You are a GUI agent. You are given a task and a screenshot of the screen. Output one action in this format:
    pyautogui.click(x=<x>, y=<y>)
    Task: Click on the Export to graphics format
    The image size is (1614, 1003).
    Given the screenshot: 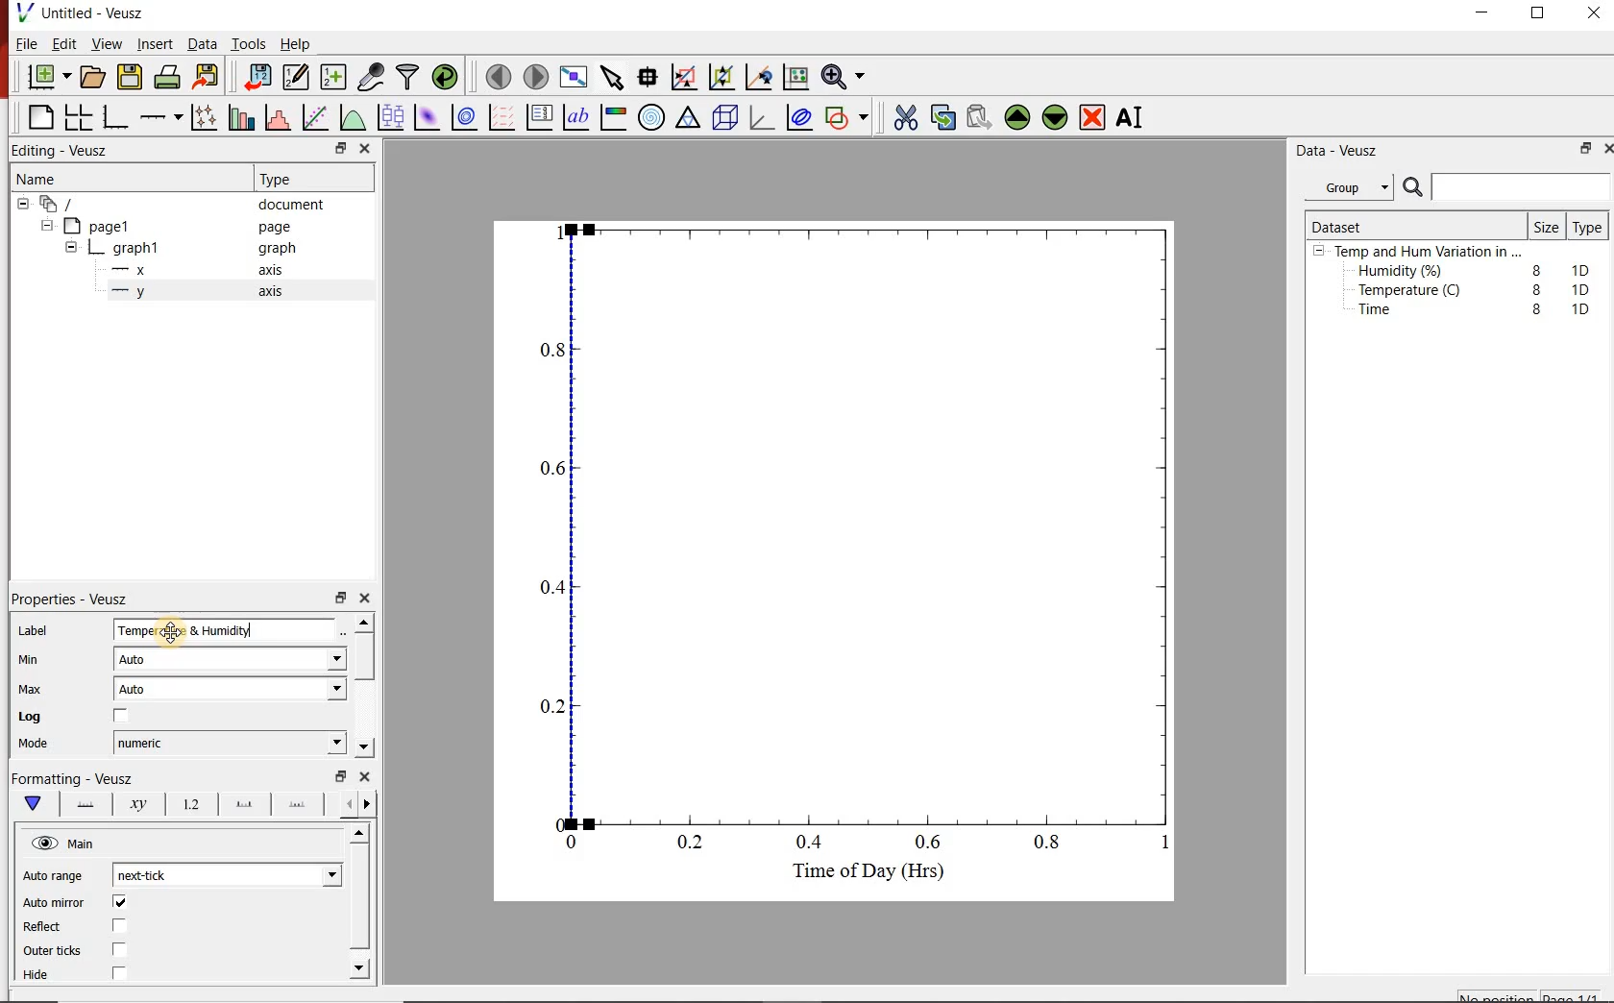 What is the action you would take?
    pyautogui.click(x=208, y=76)
    